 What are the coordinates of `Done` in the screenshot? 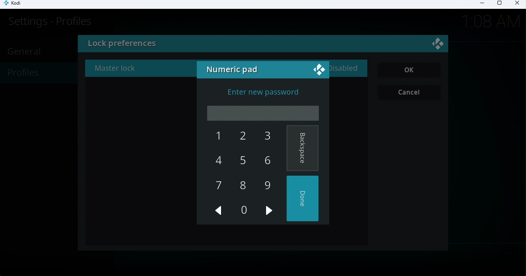 It's located at (304, 199).